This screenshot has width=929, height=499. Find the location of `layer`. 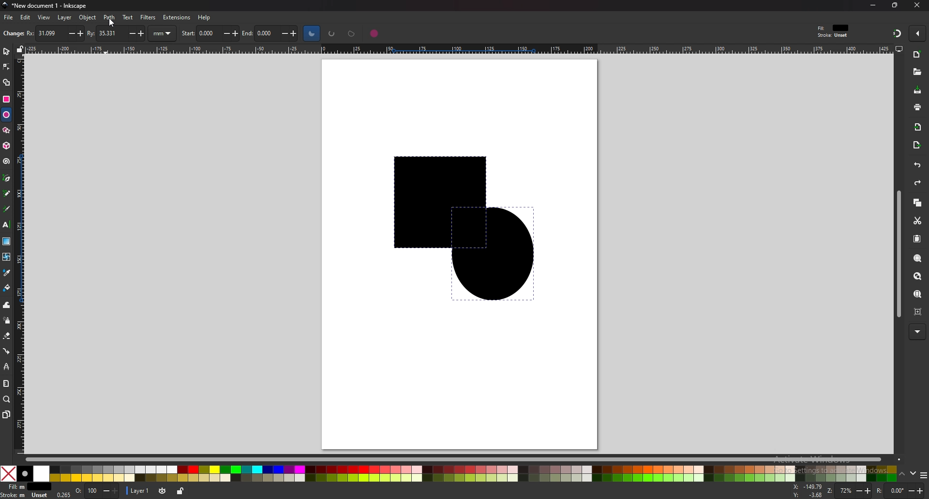

layer is located at coordinates (65, 18).